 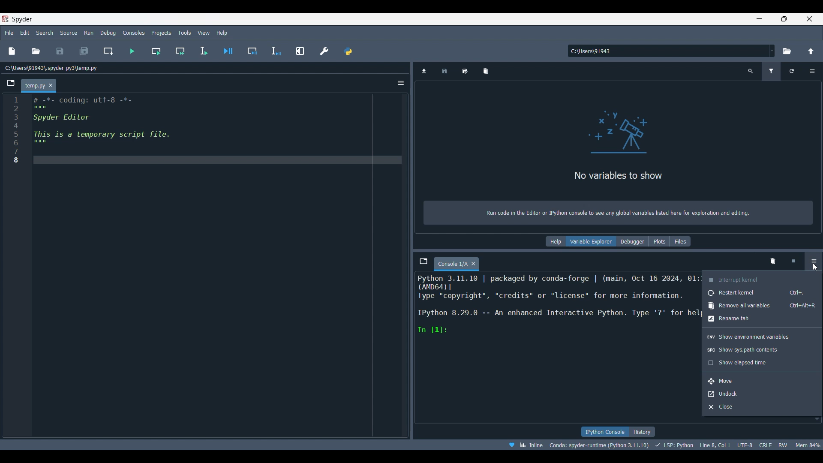 I want to click on Refresh variables, so click(x=792, y=71).